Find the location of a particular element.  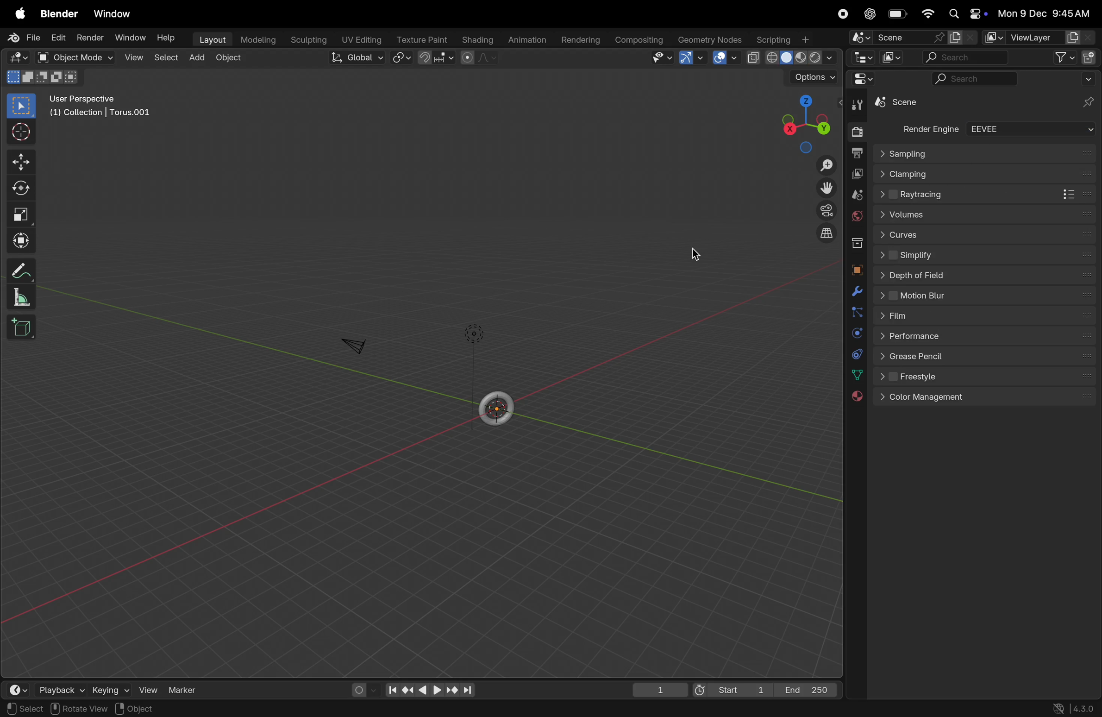

battery is located at coordinates (898, 13).